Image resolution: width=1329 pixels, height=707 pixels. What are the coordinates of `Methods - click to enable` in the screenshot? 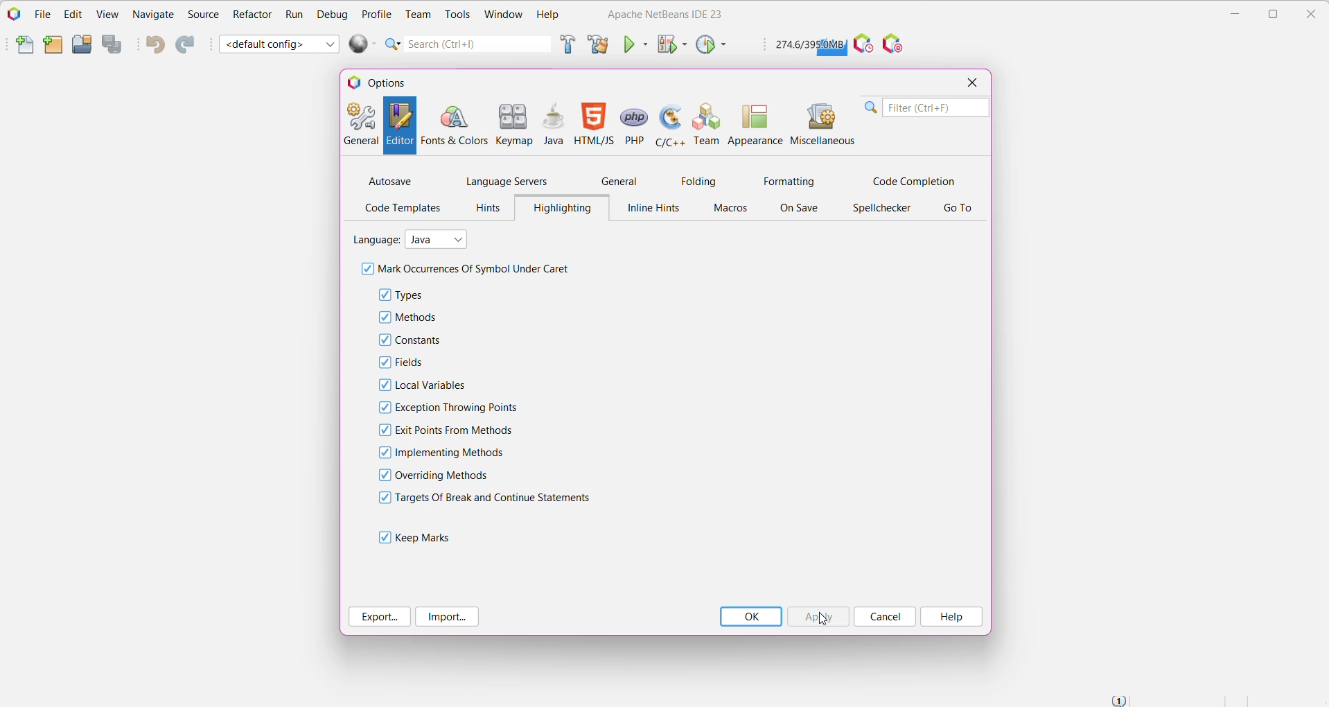 It's located at (418, 317).